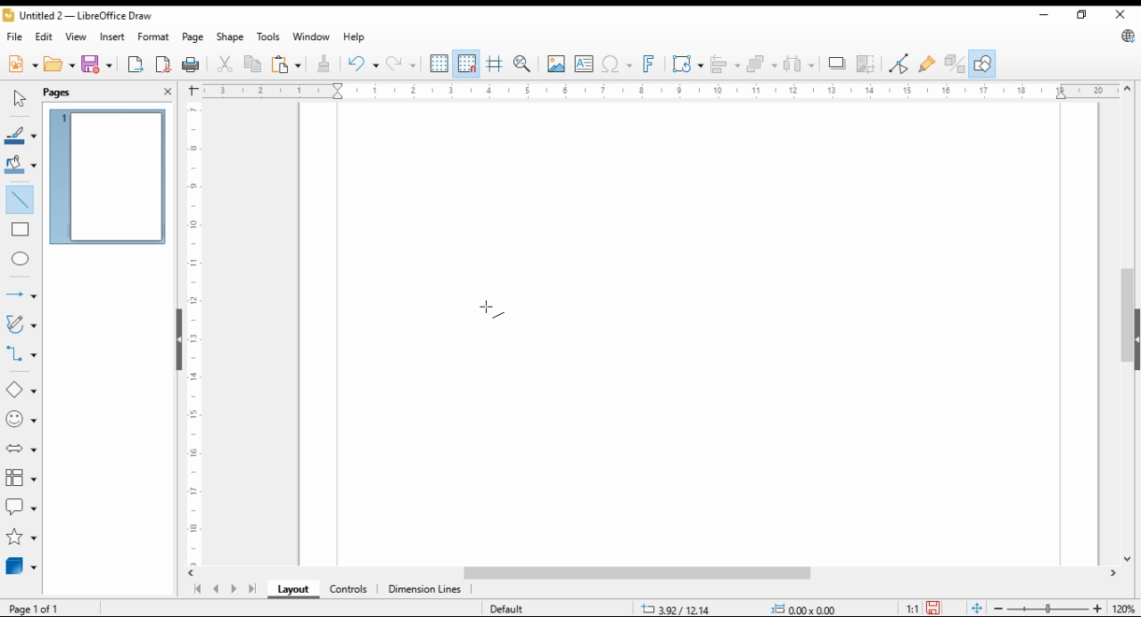 The width and height of the screenshot is (1141, 617). What do you see at coordinates (16, 36) in the screenshot?
I see `file` at bounding box center [16, 36].